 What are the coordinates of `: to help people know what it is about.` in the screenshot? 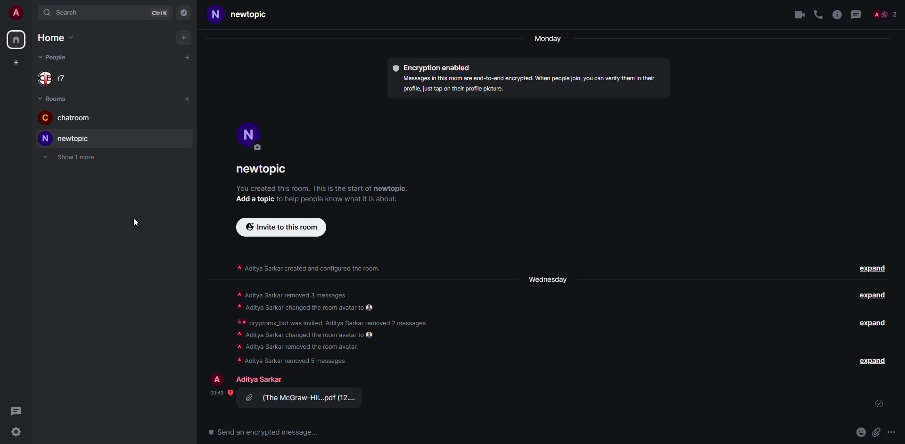 It's located at (343, 200).